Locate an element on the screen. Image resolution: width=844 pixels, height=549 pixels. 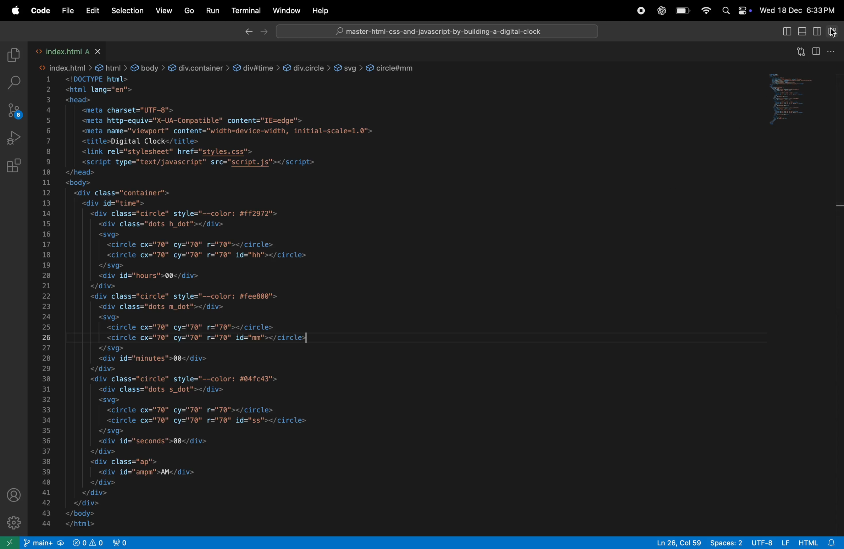
Extensions is located at coordinates (14, 166).